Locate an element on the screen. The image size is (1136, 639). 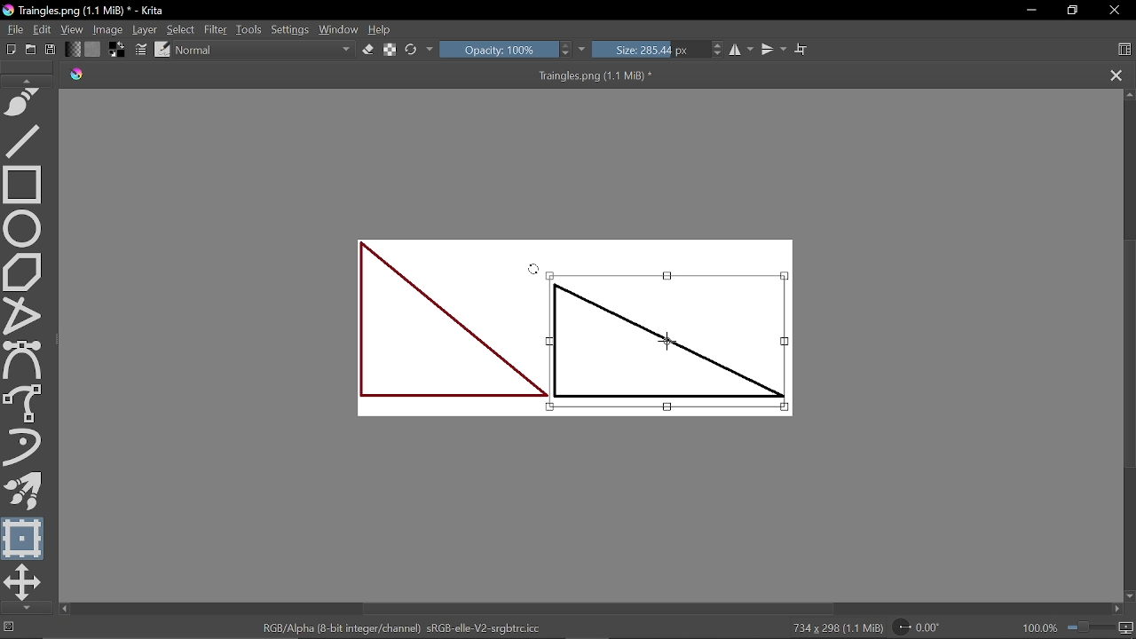
734 x 298 (1.1 MiB) is located at coordinates (832, 628).